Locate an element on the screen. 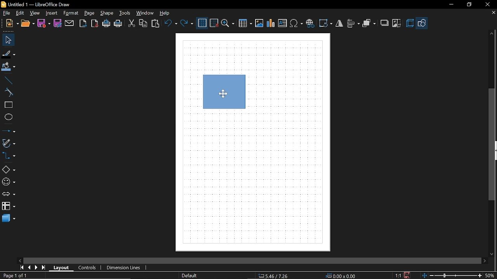 The image size is (497, 279). previous page is located at coordinates (29, 268).